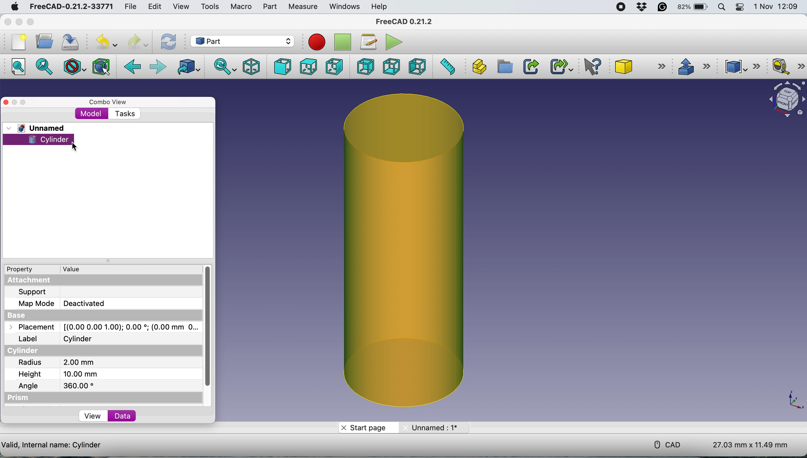 This screenshot has width=807, height=458. What do you see at coordinates (14, 104) in the screenshot?
I see `minimise` at bounding box center [14, 104].